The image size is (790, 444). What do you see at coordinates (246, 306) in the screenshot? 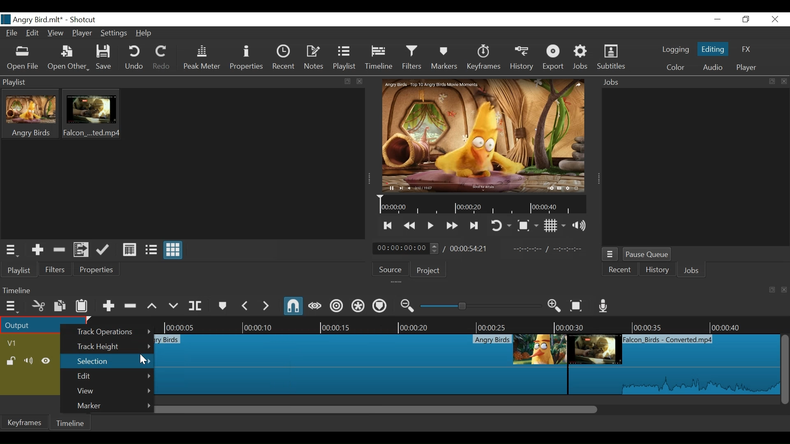
I see `Previous Marker` at bounding box center [246, 306].